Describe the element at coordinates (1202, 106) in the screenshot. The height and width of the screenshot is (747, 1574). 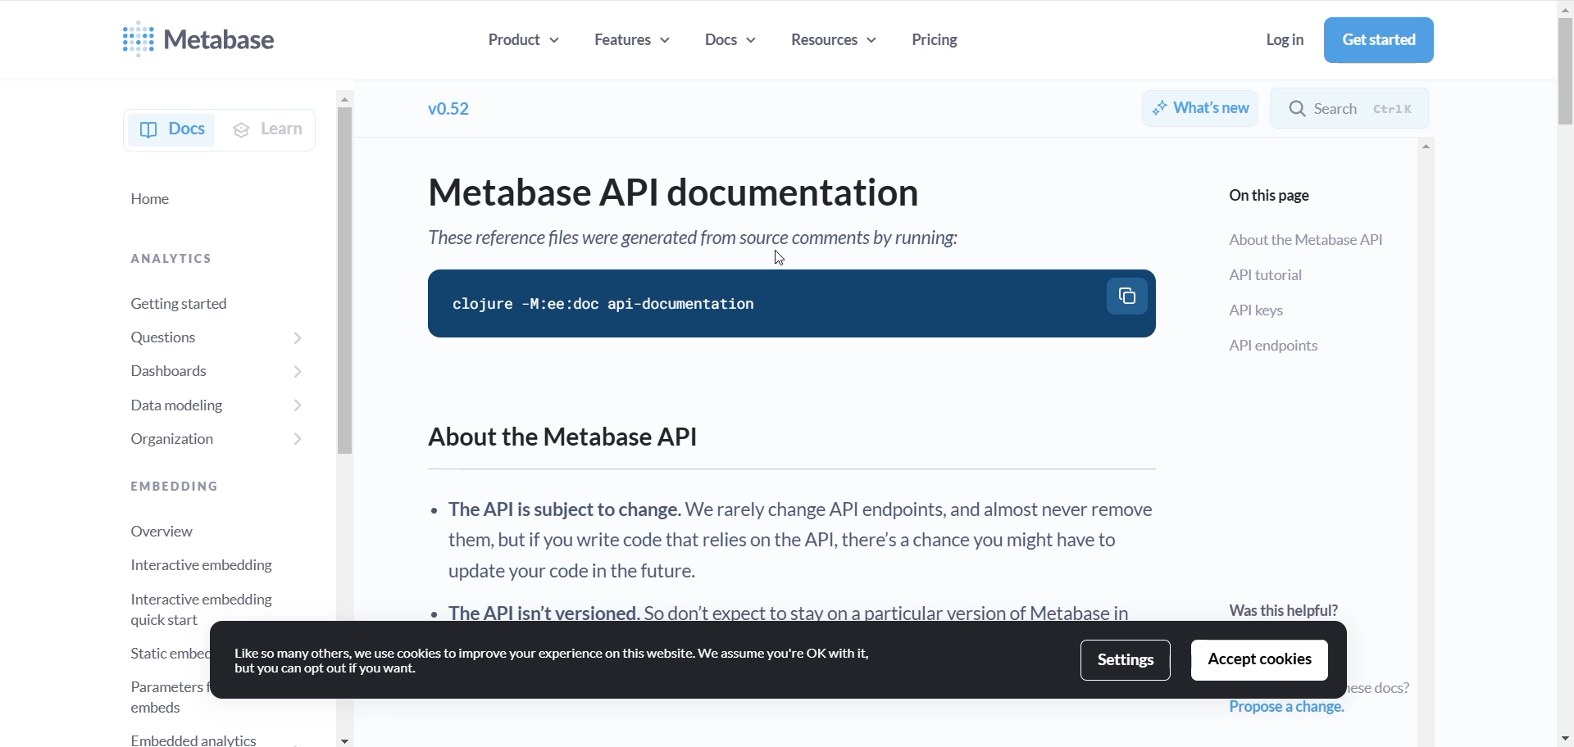
I see `what new button` at that location.